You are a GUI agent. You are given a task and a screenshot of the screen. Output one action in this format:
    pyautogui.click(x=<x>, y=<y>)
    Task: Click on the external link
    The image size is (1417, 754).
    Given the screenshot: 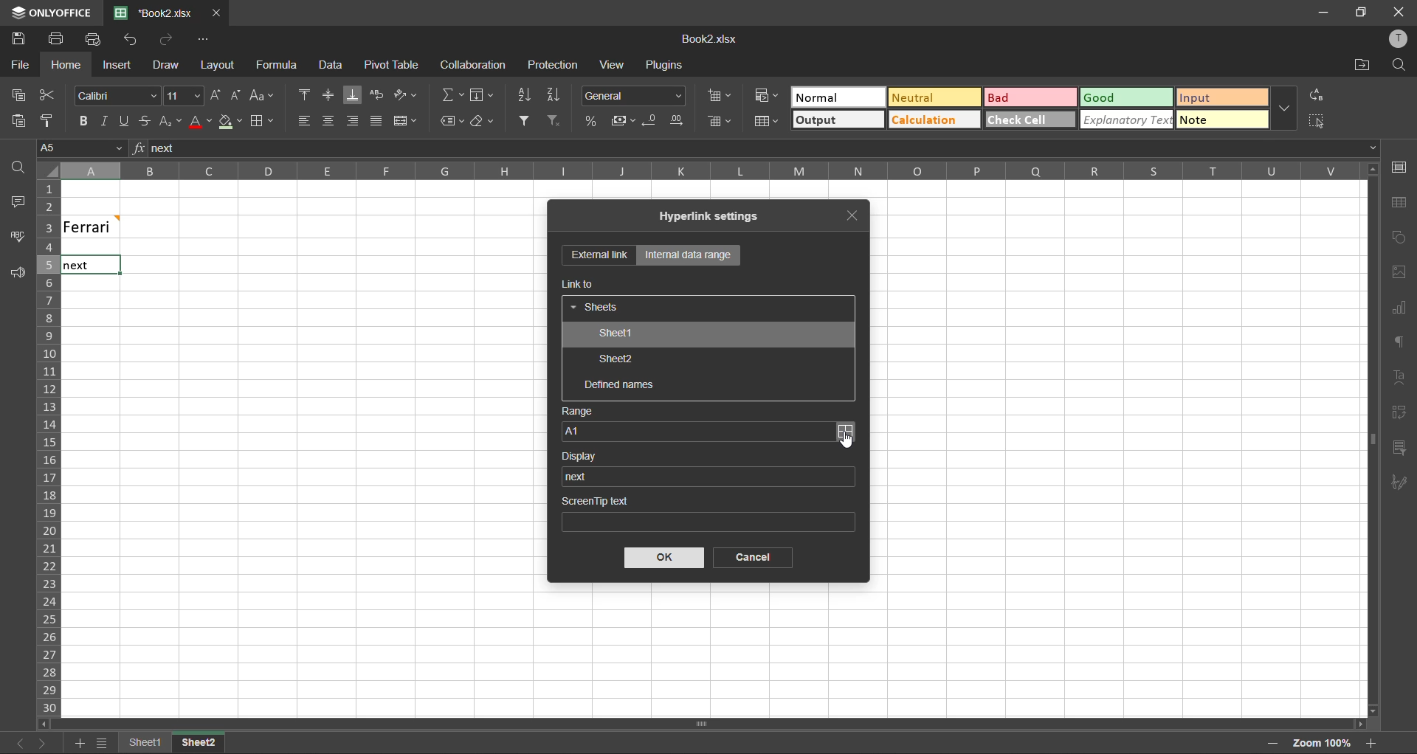 What is the action you would take?
    pyautogui.click(x=599, y=256)
    